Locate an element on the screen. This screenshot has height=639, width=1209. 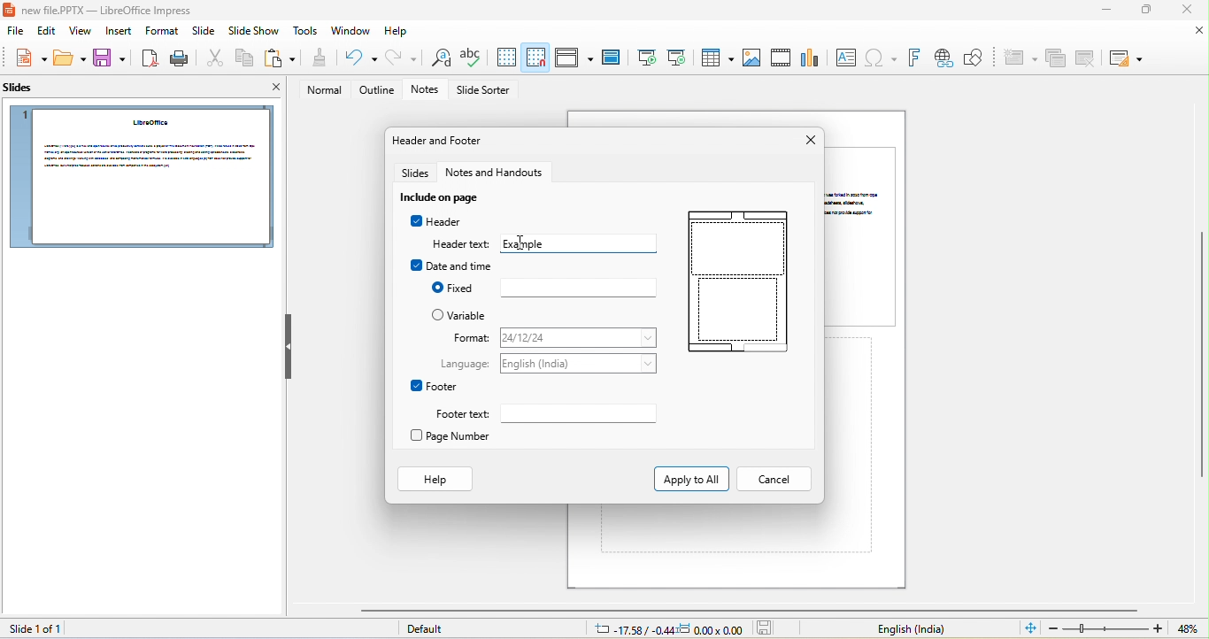
click here to add notes is located at coordinates (851, 446).